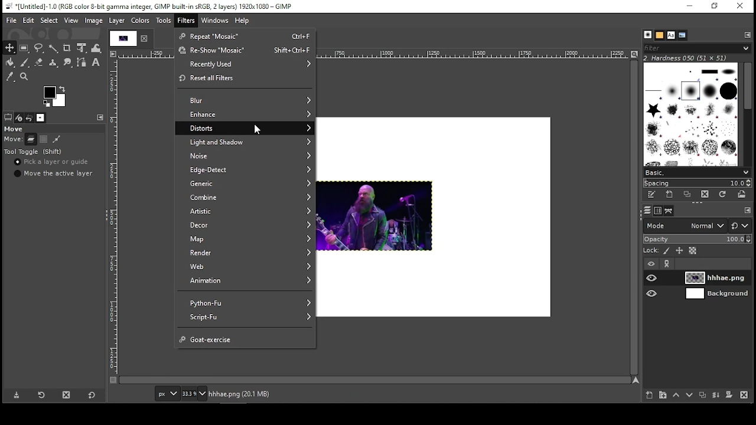  What do you see at coordinates (247, 224) in the screenshot?
I see `decor` at bounding box center [247, 224].